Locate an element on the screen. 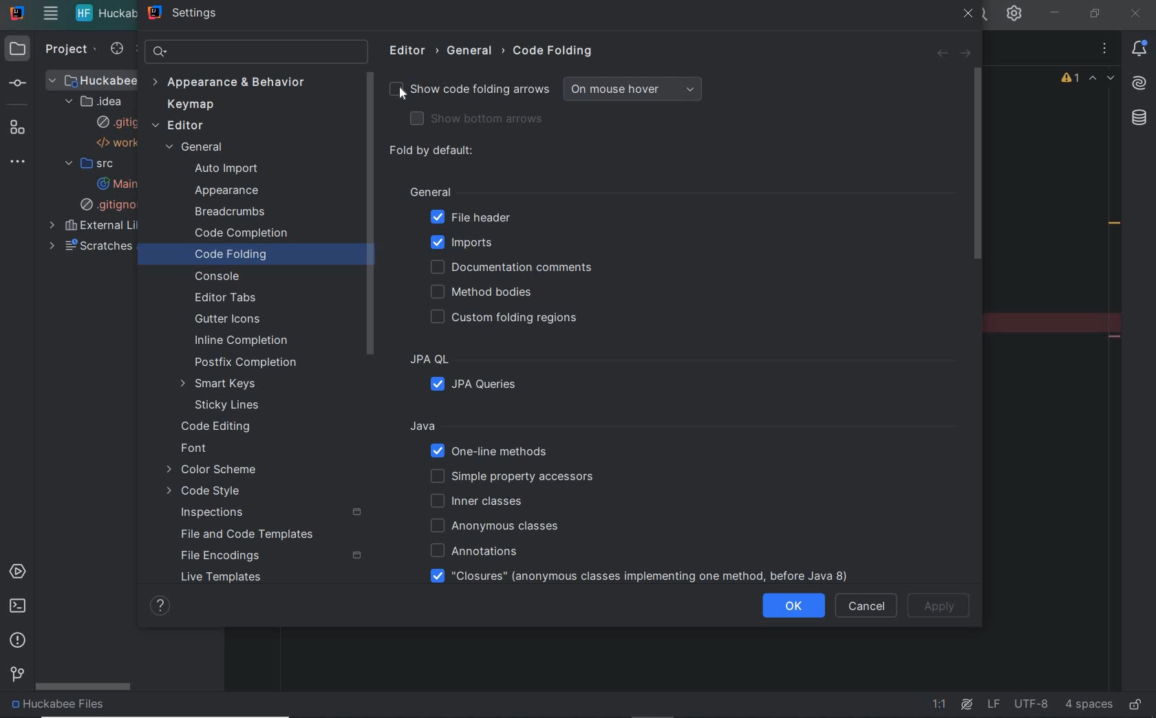 The width and height of the screenshot is (1156, 718). system name is located at coordinates (17, 13).